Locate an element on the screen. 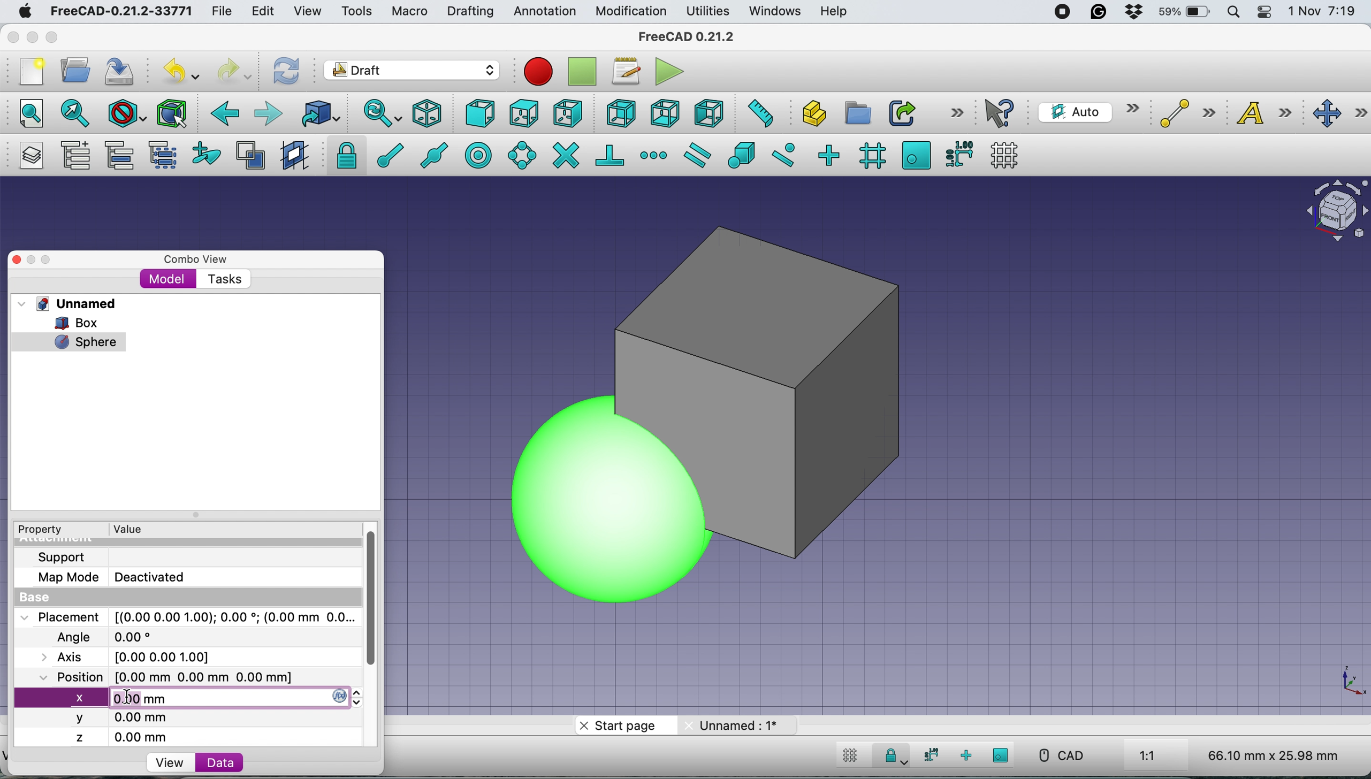 This screenshot has width=1371, height=779. add a new named group is located at coordinates (75, 157).